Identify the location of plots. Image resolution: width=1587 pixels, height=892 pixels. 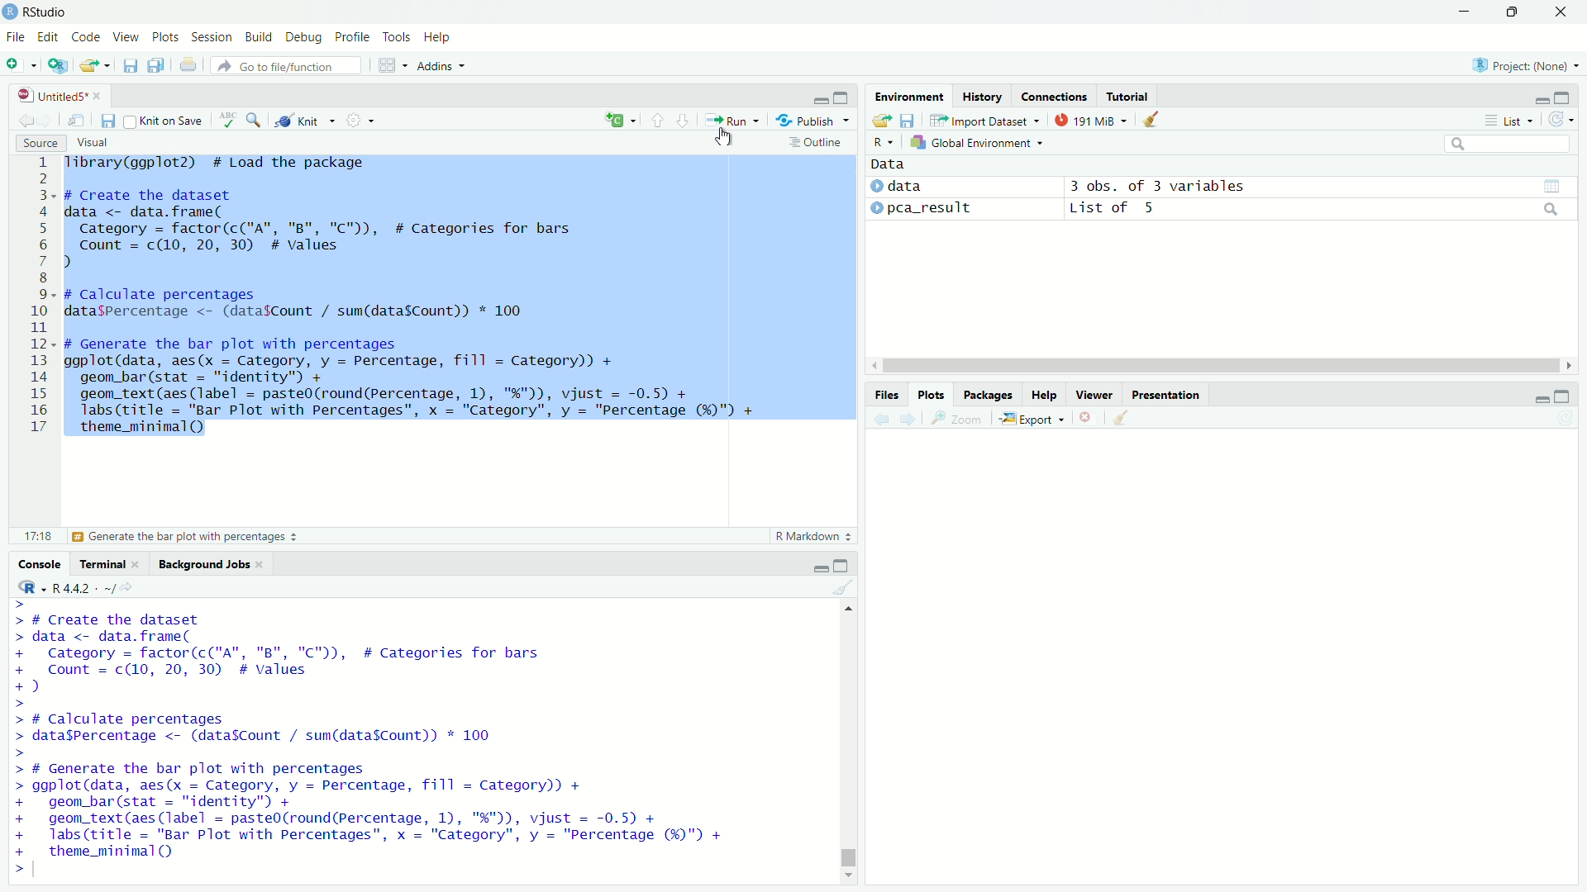
(167, 38).